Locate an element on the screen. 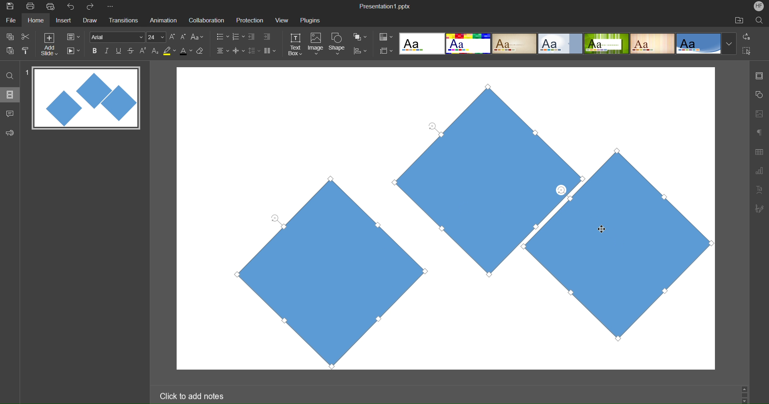 The image size is (769, 404). select is located at coordinates (750, 52).